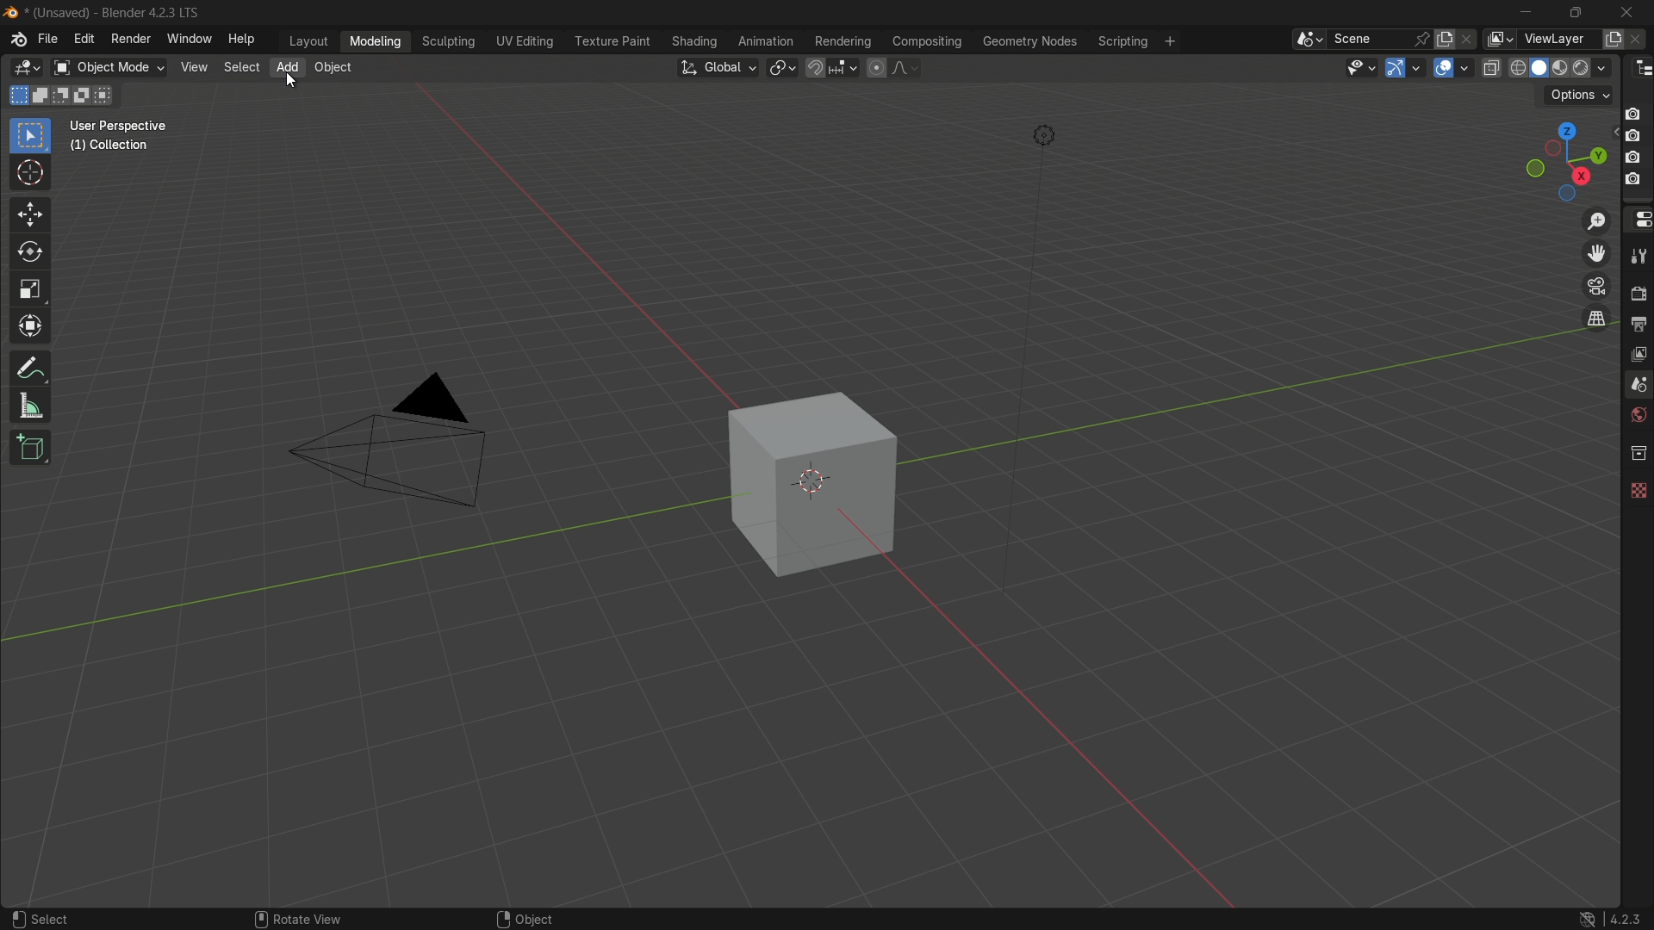  Describe the element at coordinates (1639, 354) in the screenshot. I see `view layer` at that location.